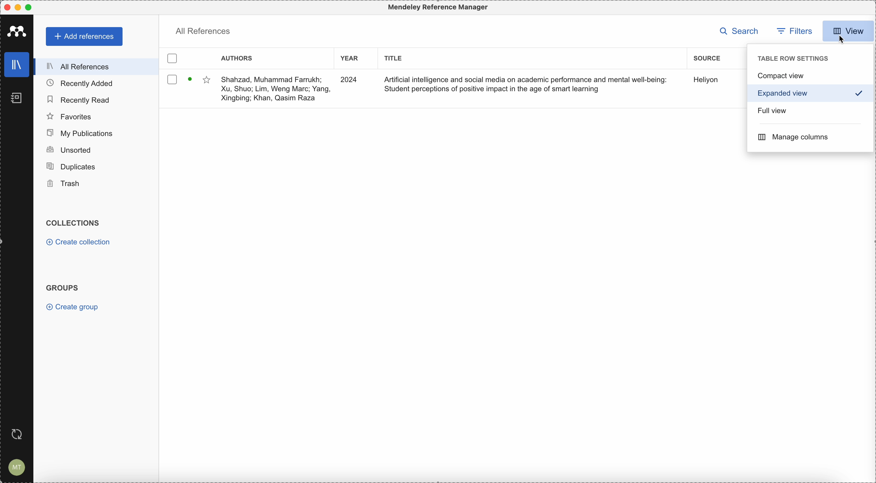  I want to click on all references, so click(97, 67).